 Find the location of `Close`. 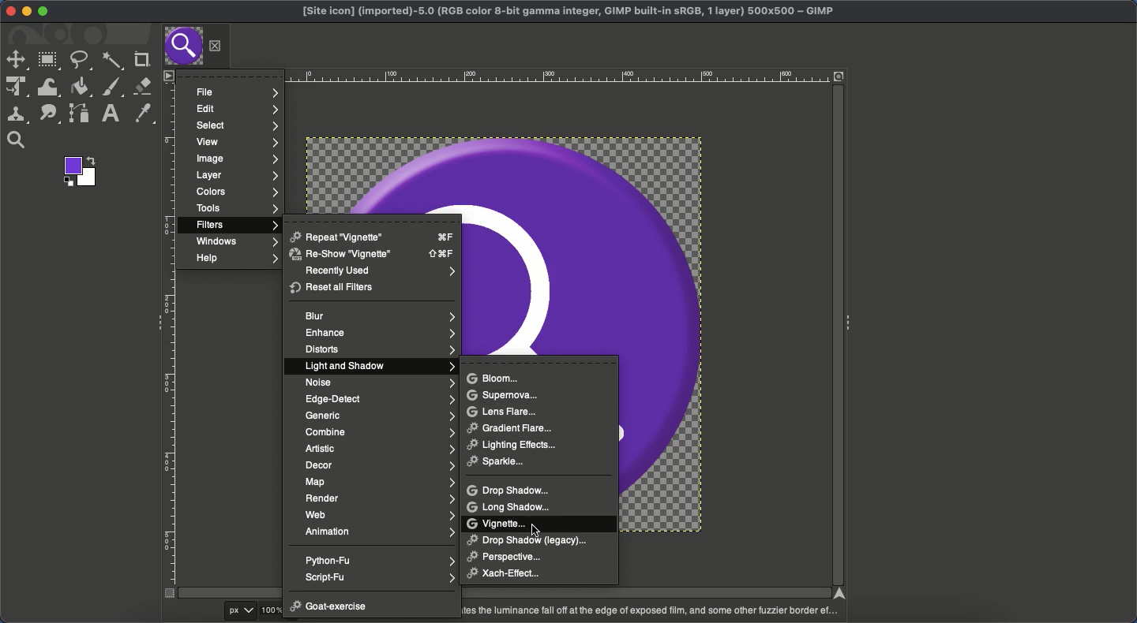

Close is located at coordinates (7, 11).